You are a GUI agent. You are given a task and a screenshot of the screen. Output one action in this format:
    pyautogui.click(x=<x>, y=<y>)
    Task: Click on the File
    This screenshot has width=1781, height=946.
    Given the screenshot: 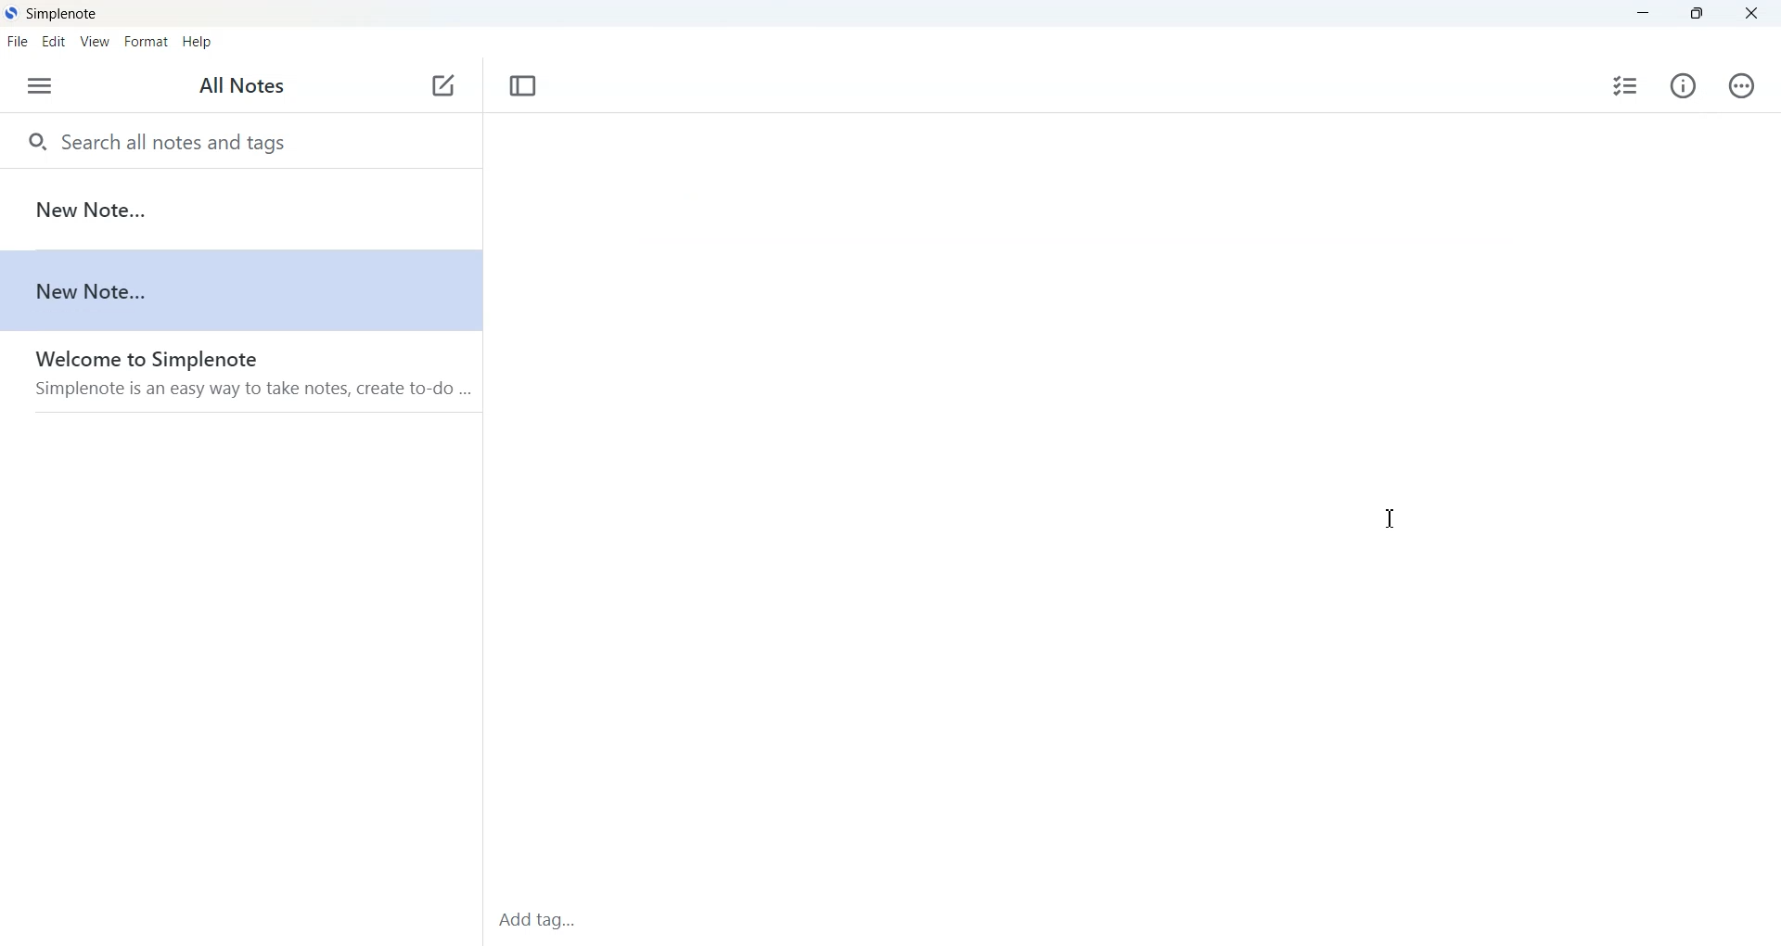 What is the action you would take?
    pyautogui.click(x=17, y=42)
    